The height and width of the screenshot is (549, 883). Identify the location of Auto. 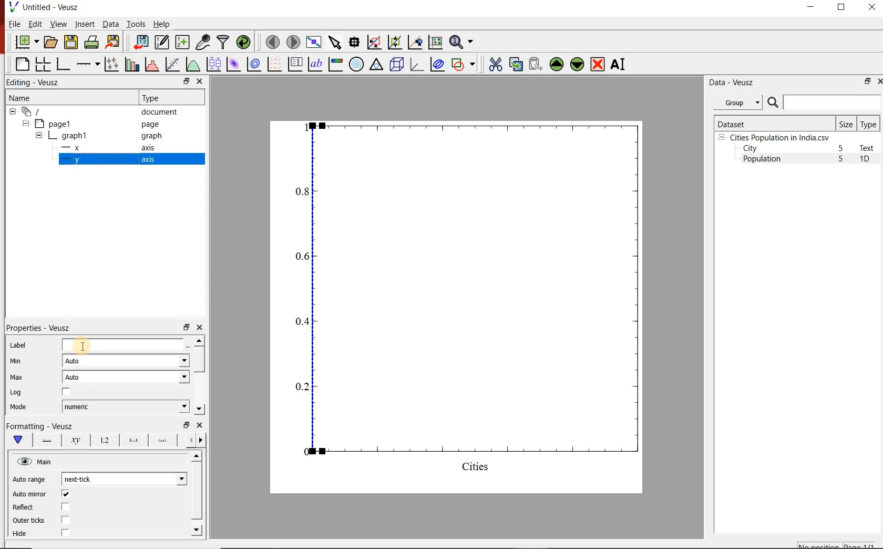
(126, 360).